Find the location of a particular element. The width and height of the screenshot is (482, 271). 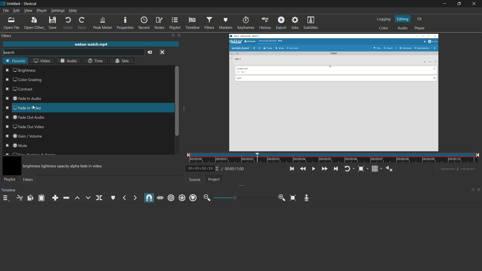

fade in audio is located at coordinates (24, 99).